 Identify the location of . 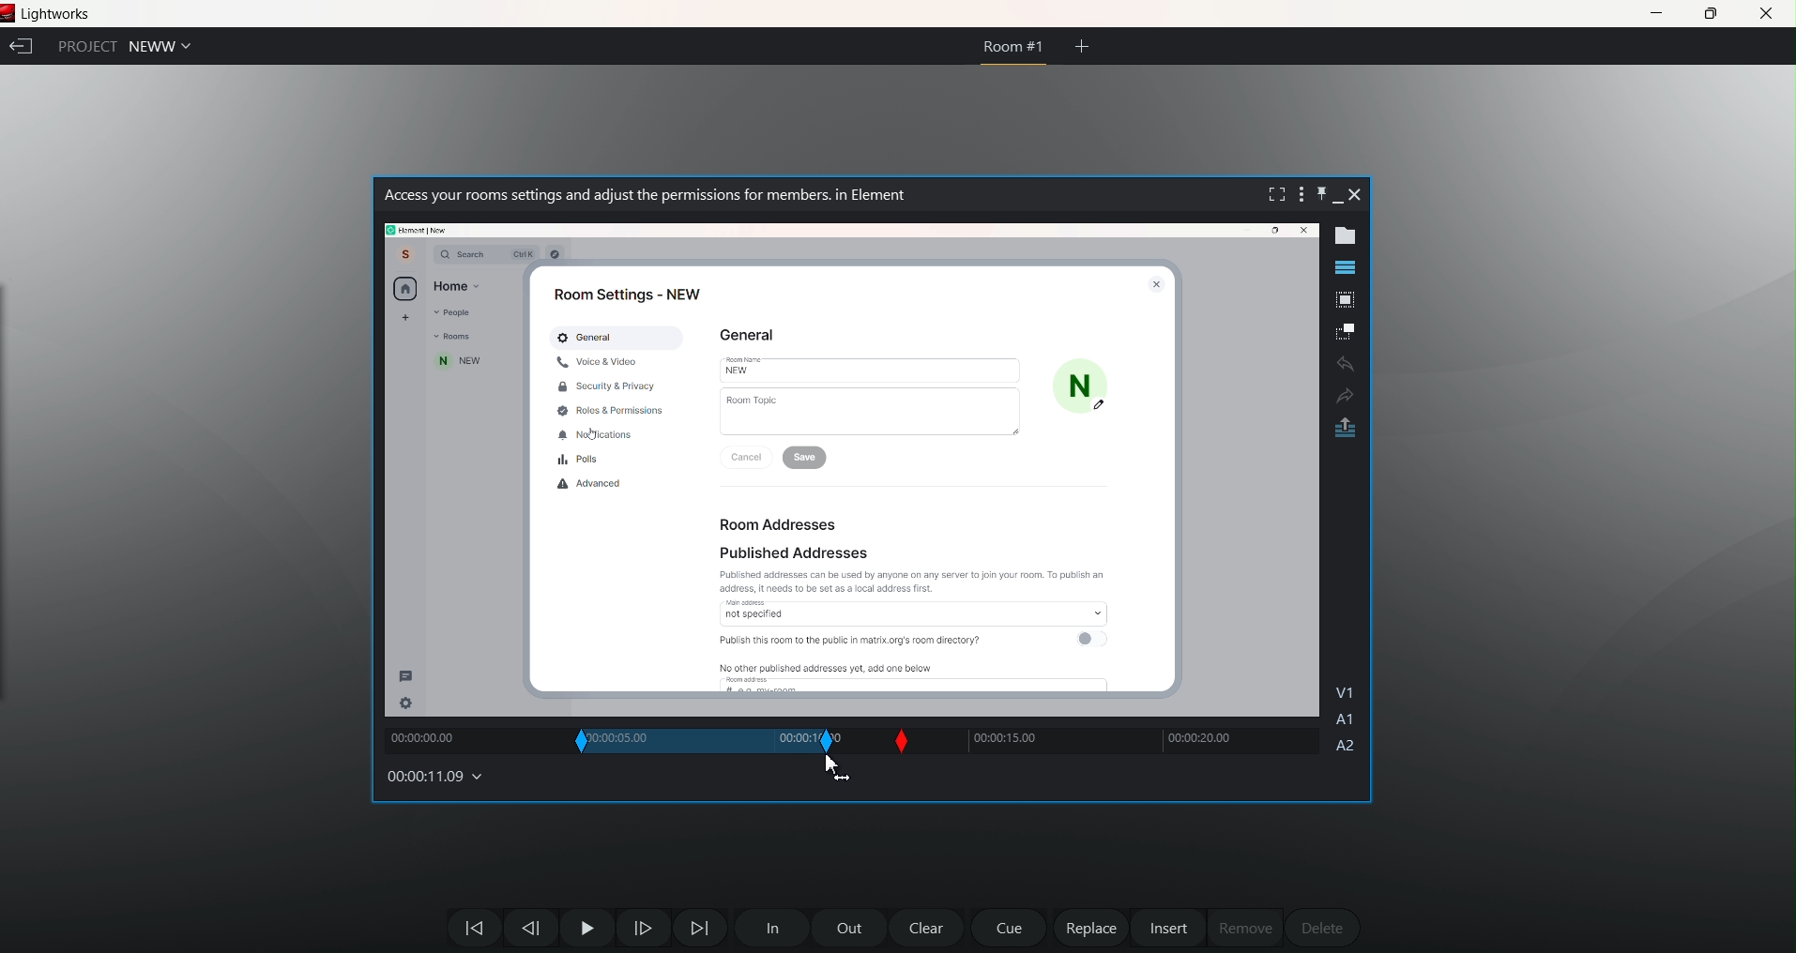
(558, 253).